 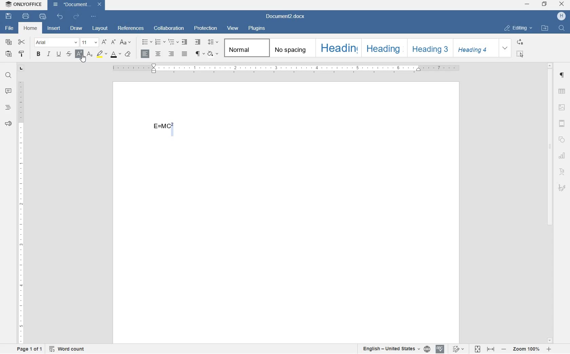 I want to click on font size, so click(x=90, y=42).